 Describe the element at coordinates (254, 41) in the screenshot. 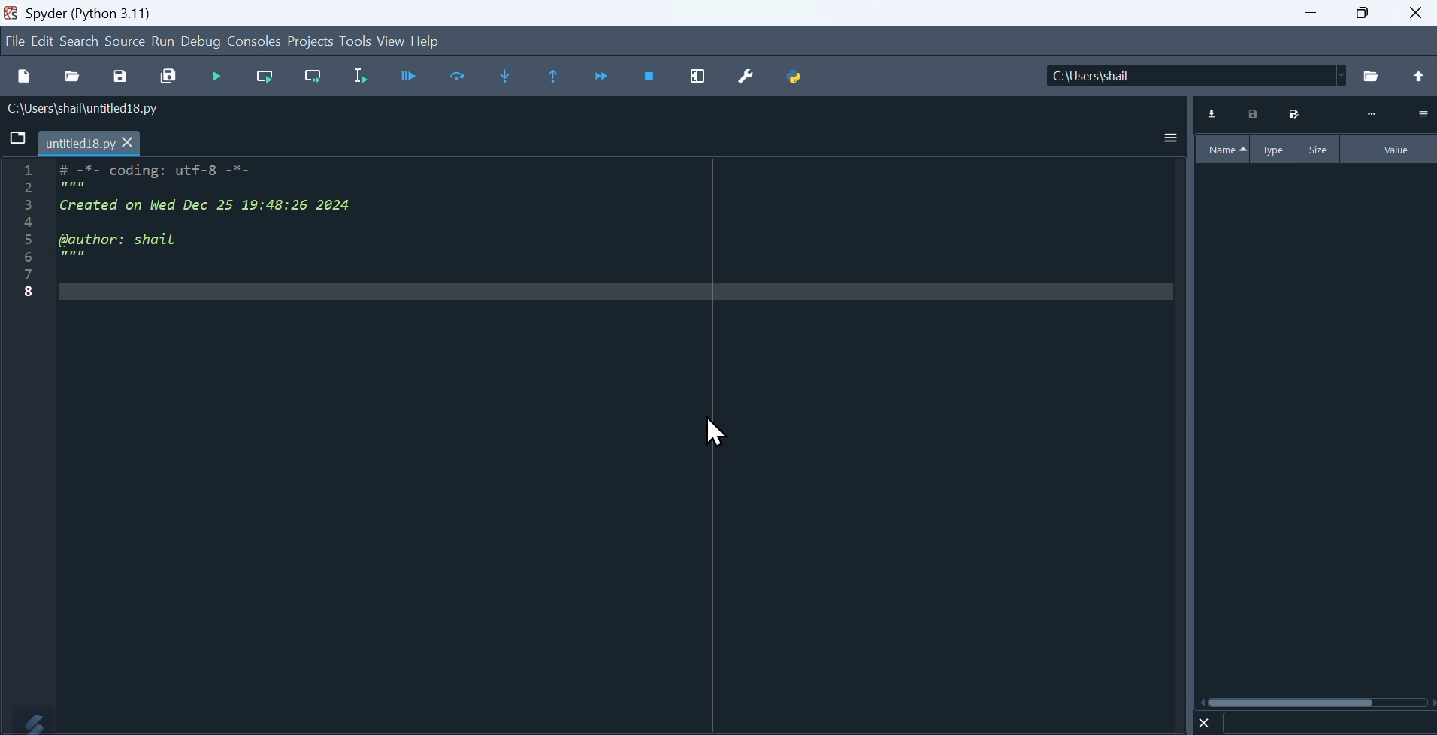

I see `Console` at that location.